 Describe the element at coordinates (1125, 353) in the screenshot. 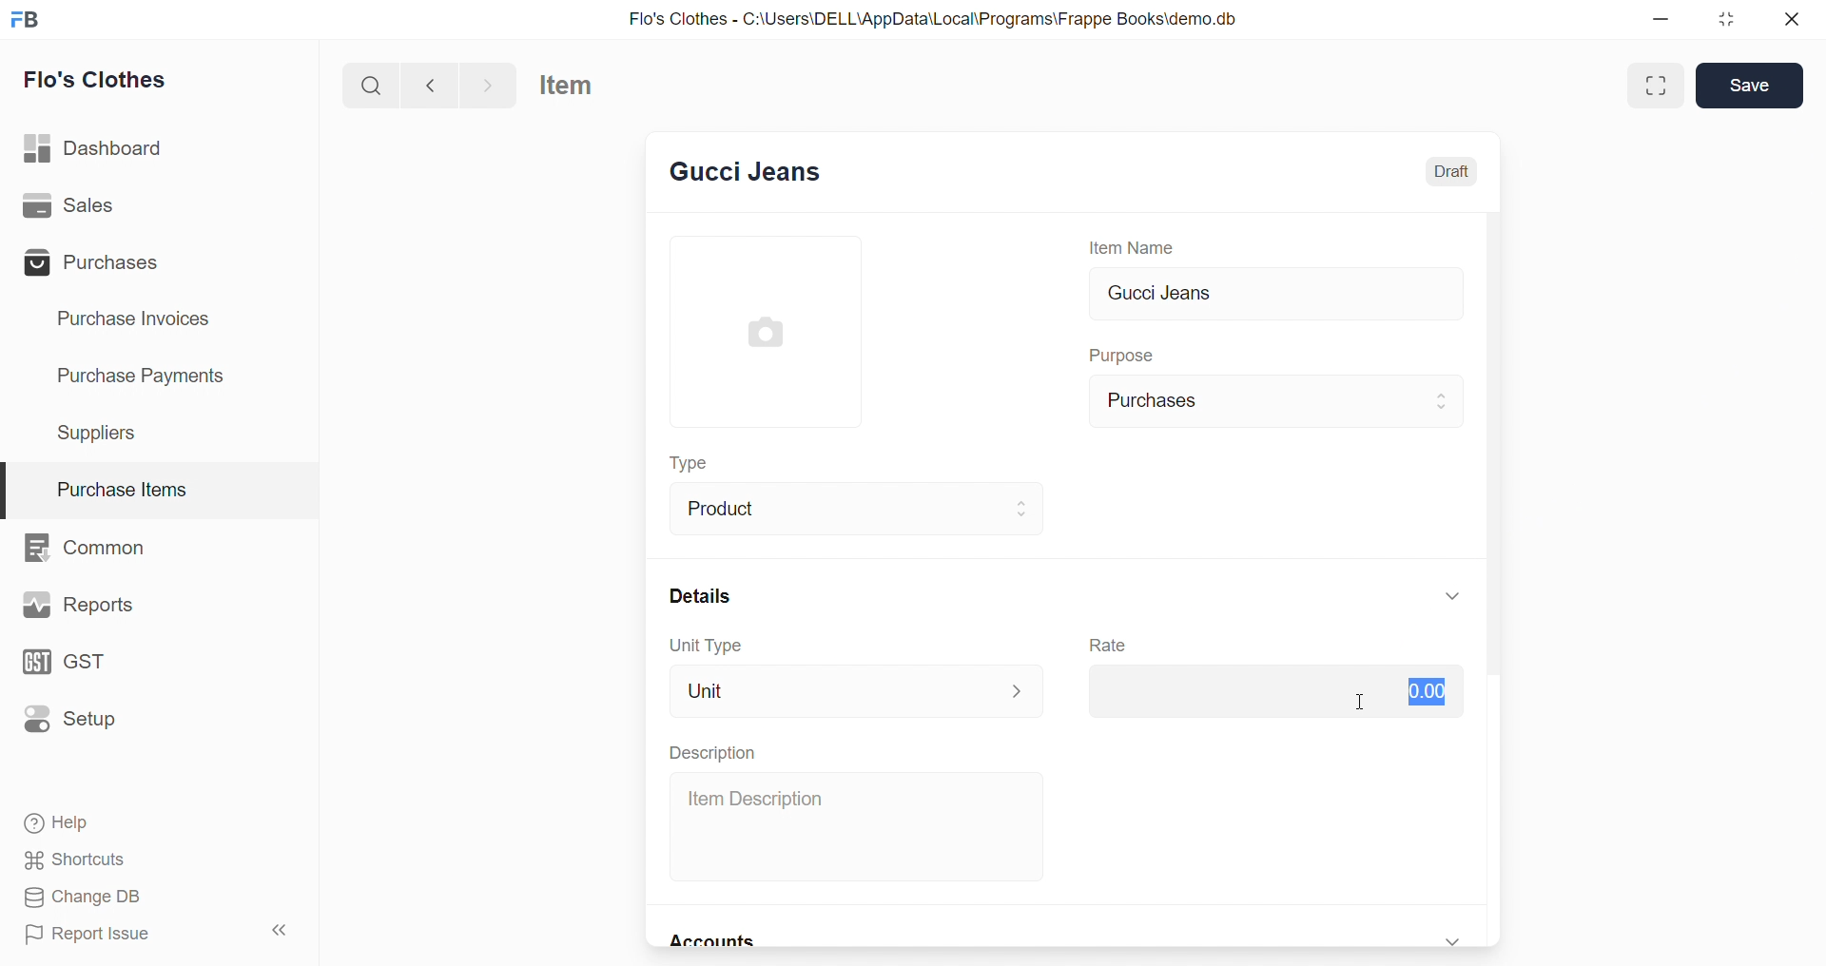

I see `Purpose` at that location.